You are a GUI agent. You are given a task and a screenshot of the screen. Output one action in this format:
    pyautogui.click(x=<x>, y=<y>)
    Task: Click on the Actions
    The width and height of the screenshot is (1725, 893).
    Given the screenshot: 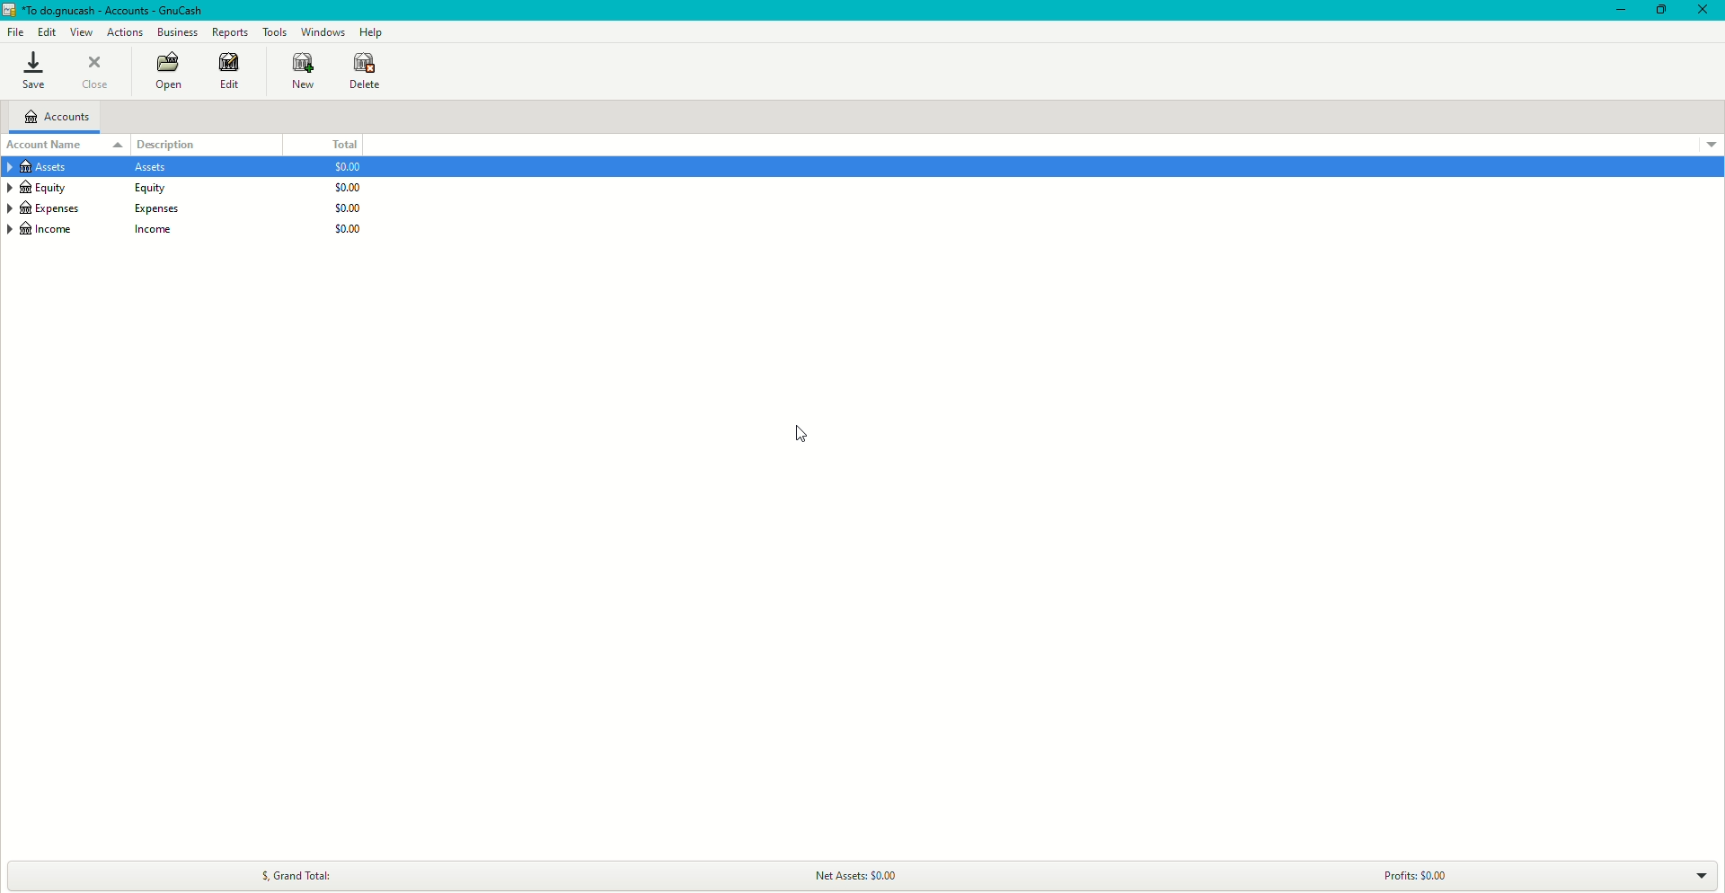 What is the action you would take?
    pyautogui.click(x=126, y=32)
    